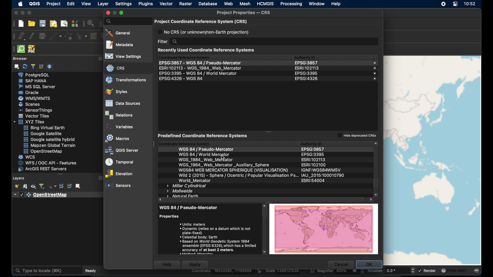  I want to click on * Units: meters

* Dynamic (relies on a datum which is not
plate-fixed)

* Celestial body: Earth

«Based on World Geodetic System 1984
ensemble (EPSG:6326),which has a limited
‘accuracy of at best 2 meters., so click(217, 237).